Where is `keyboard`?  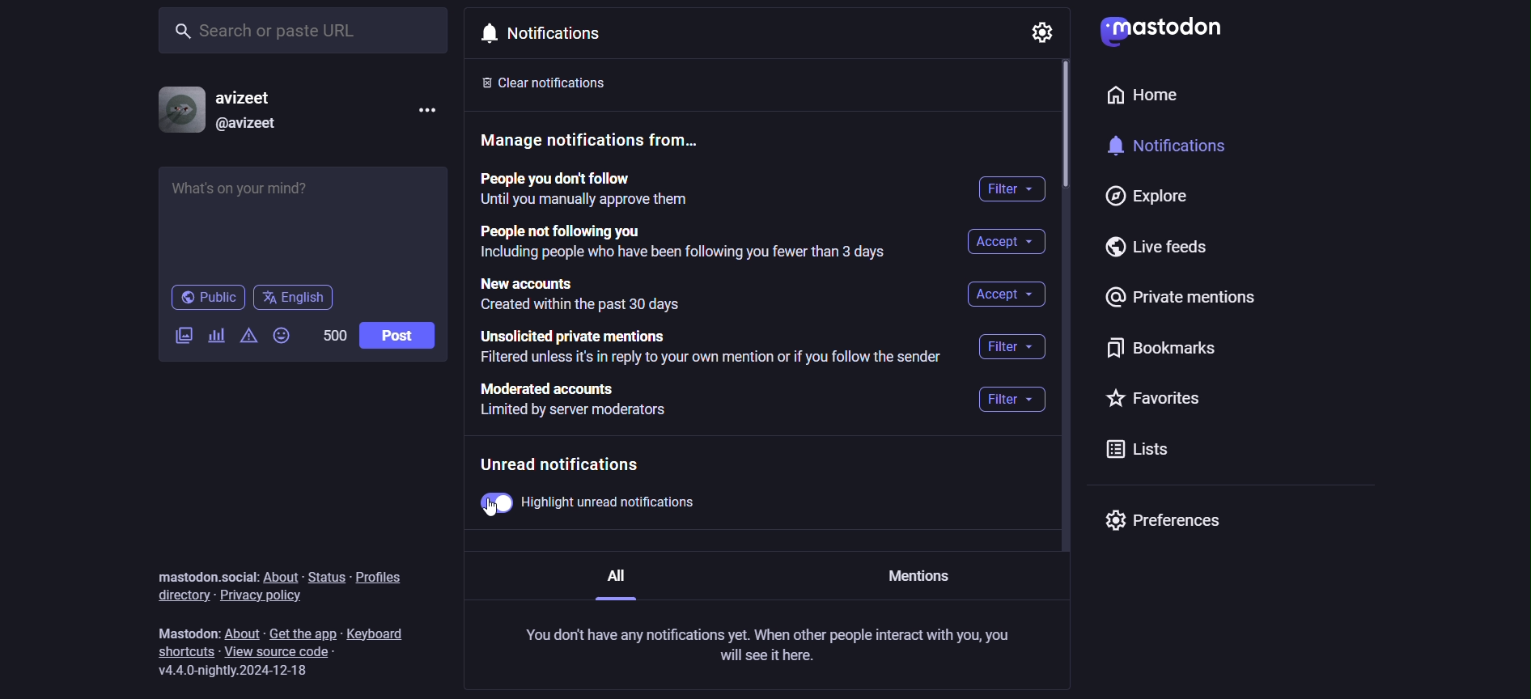
keyboard is located at coordinates (384, 629).